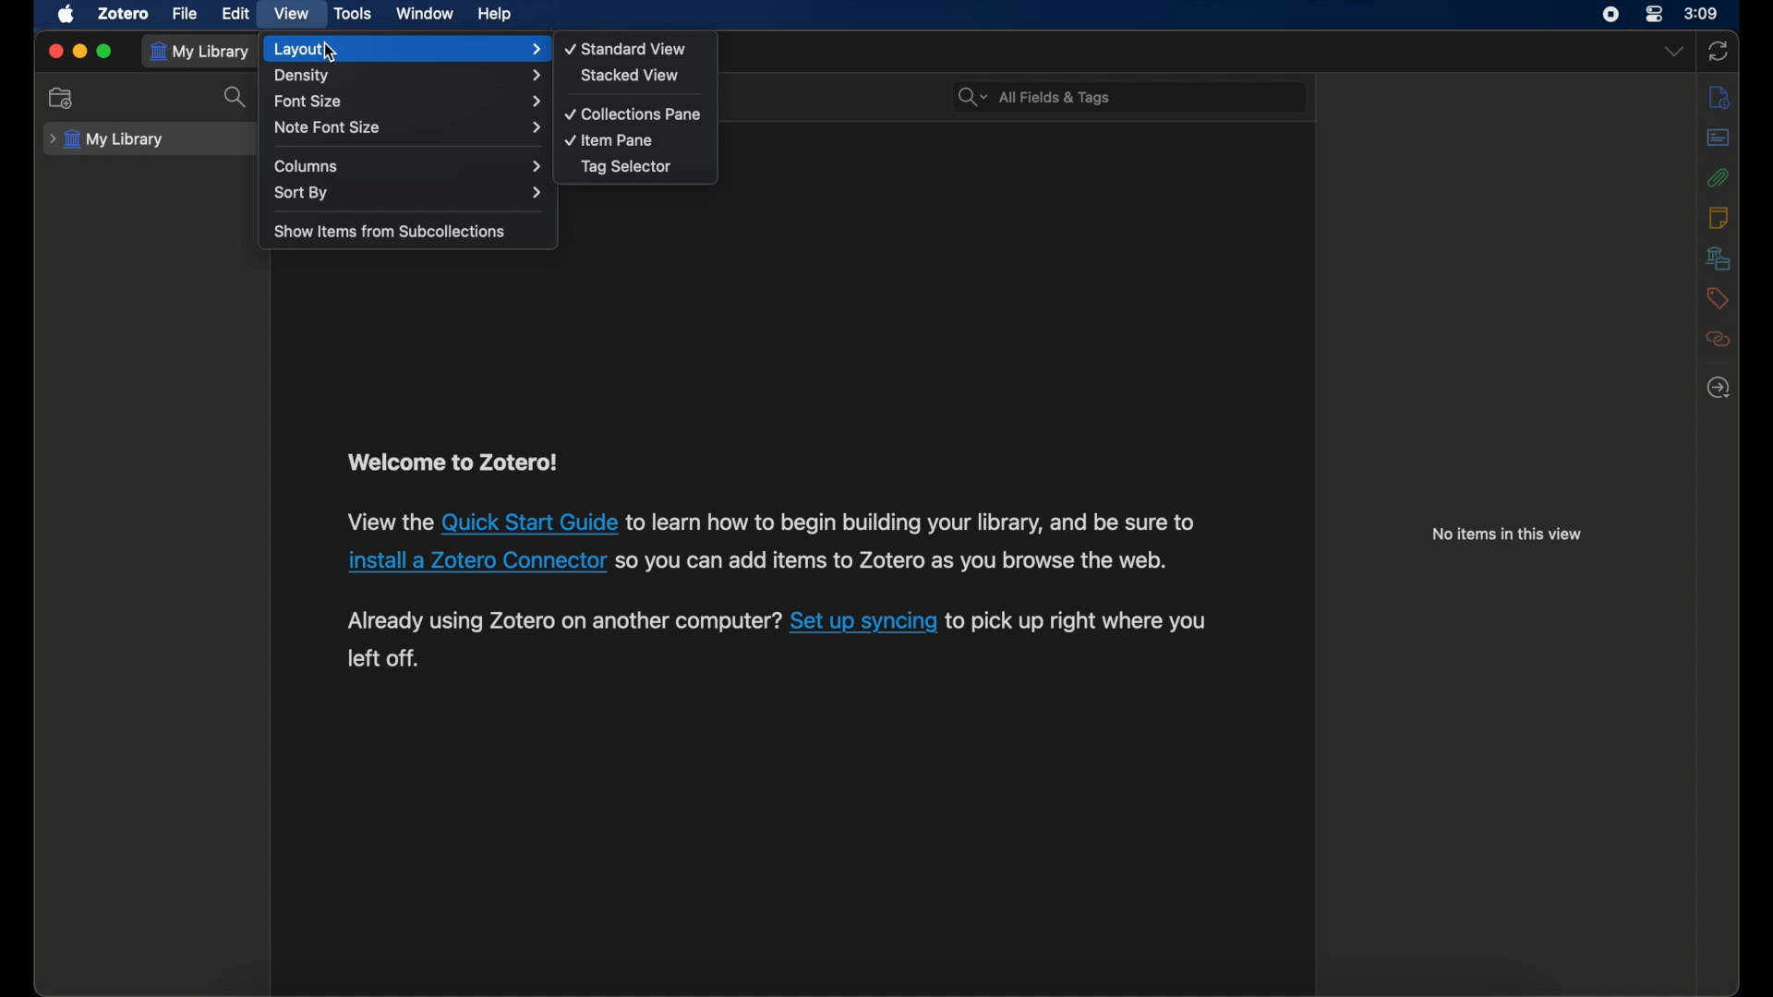  What do you see at coordinates (778, 560) in the screenshot?
I see `paragraph describing instructions to use zotero software` at bounding box center [778, 560].